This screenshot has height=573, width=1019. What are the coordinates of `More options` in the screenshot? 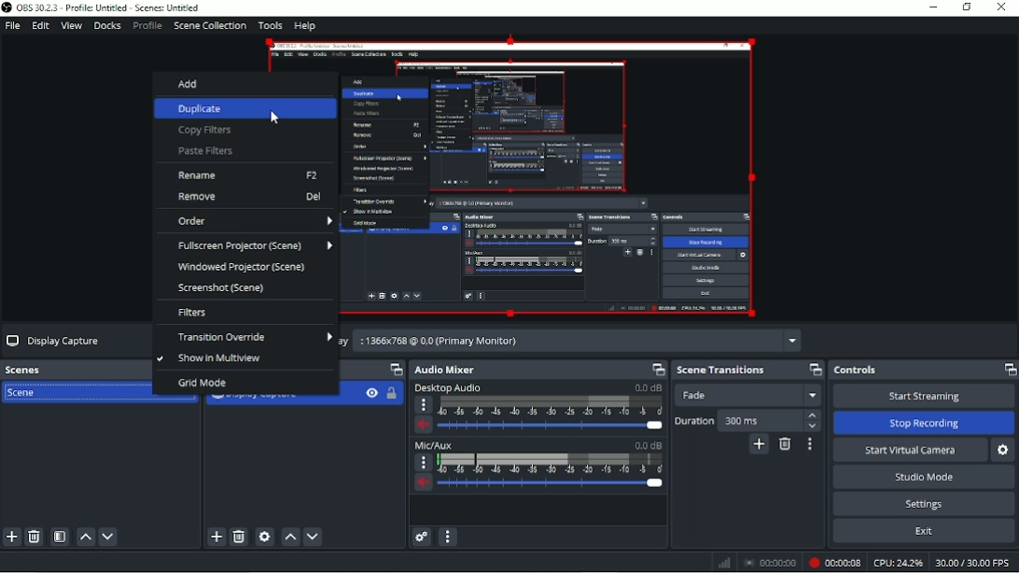 It's located at (424, 406).